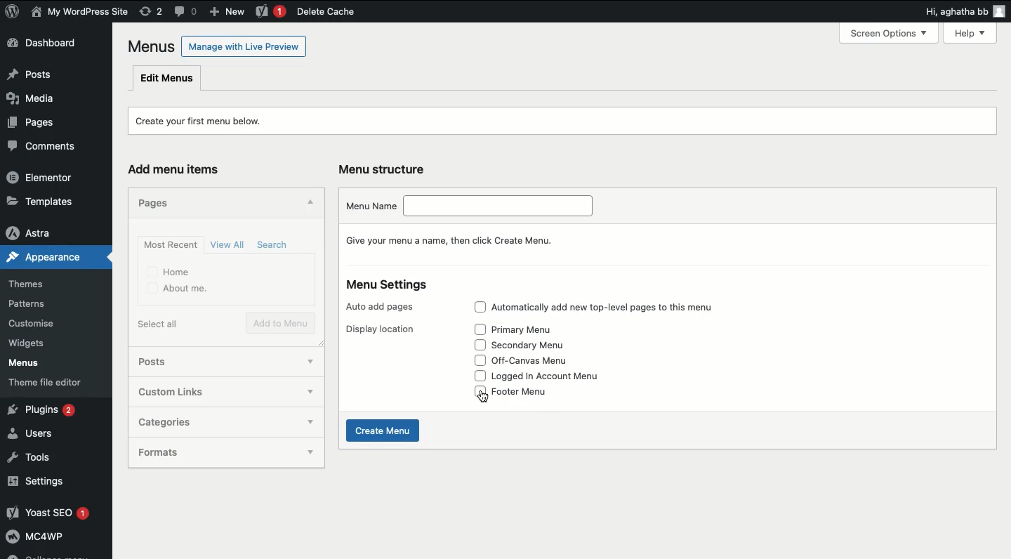 The width and height of the screenshot is (1011, 559). Describe the element at coordinates (529, 329) in the screenshot. I see `Primary menu` at that location.